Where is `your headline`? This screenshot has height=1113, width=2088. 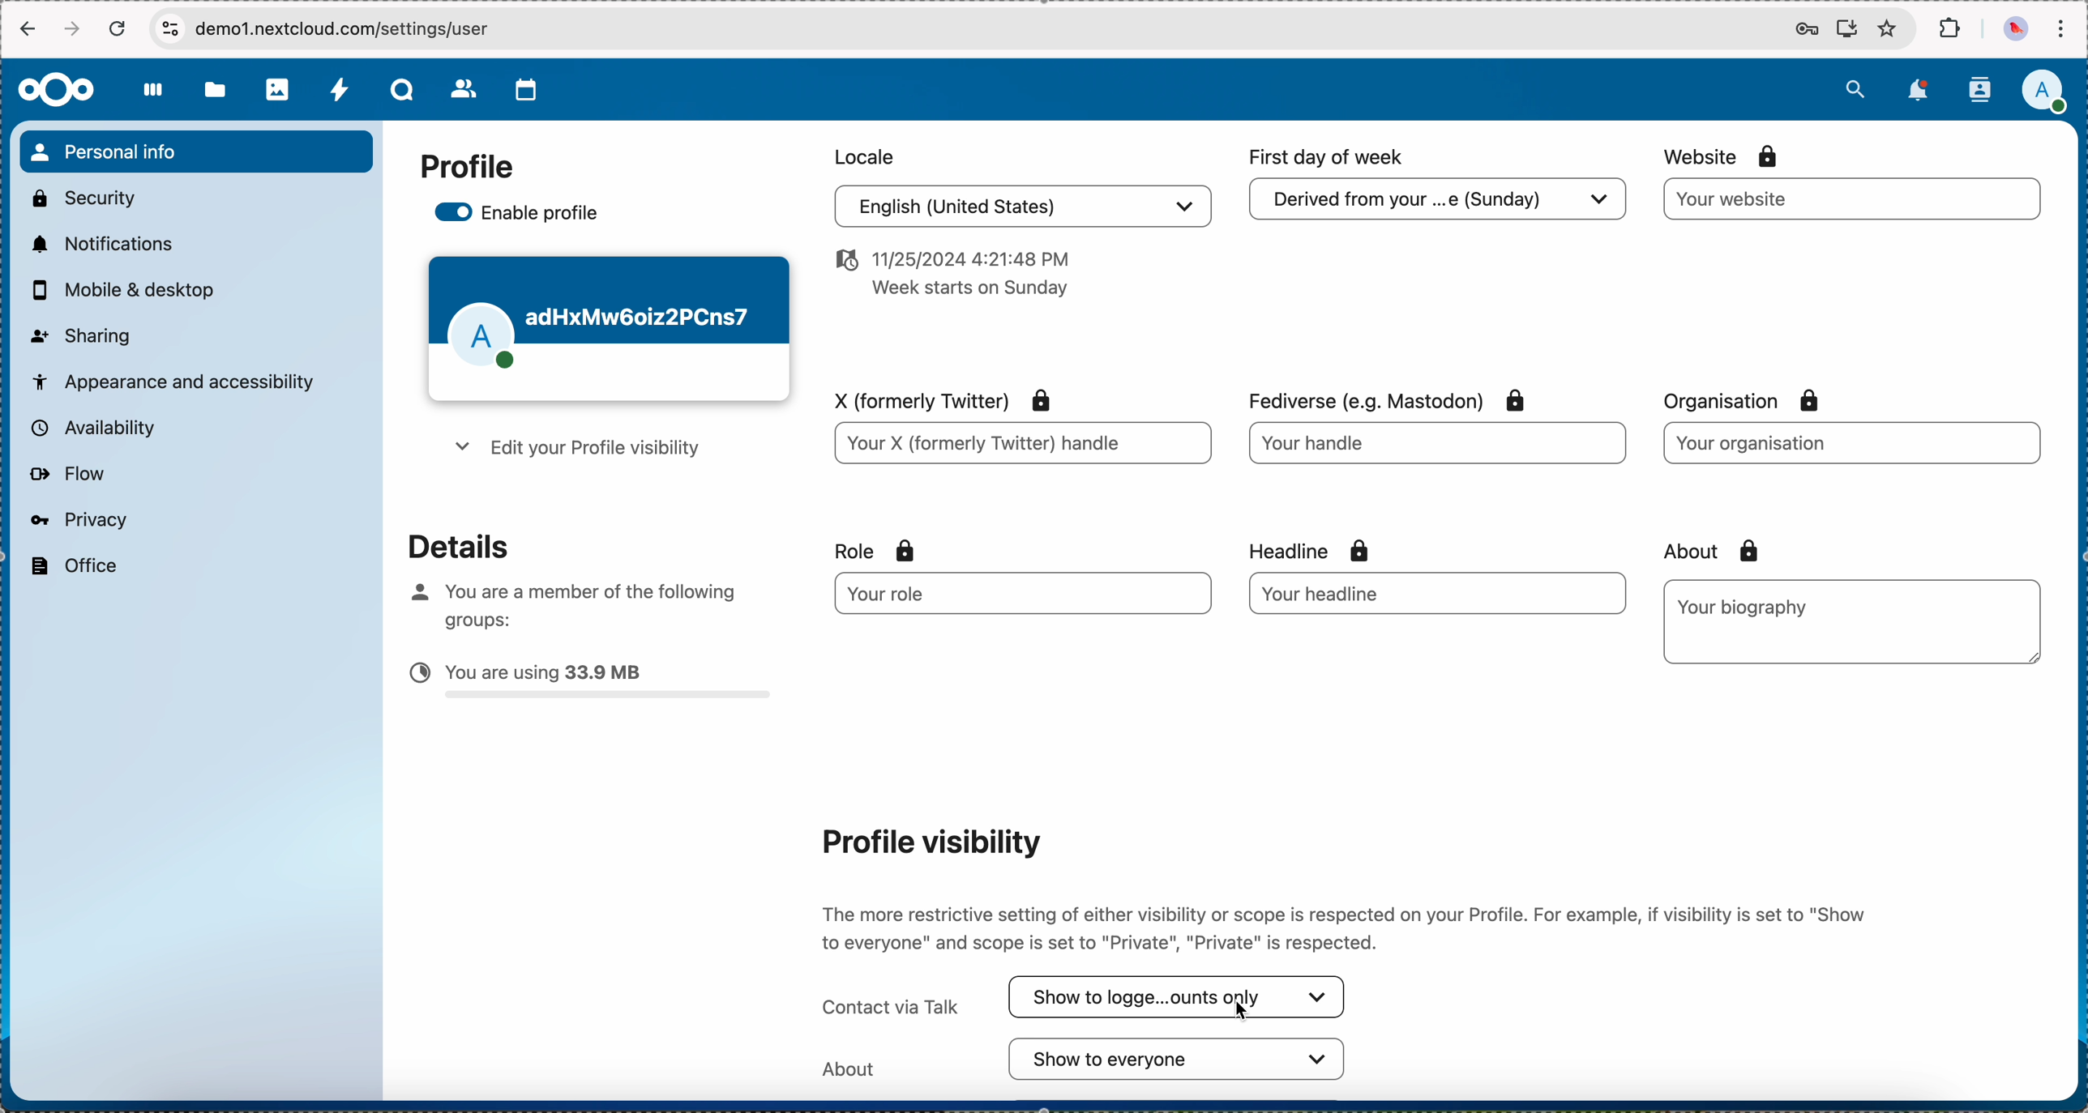 your headline is located at coordinates (1388, 593).